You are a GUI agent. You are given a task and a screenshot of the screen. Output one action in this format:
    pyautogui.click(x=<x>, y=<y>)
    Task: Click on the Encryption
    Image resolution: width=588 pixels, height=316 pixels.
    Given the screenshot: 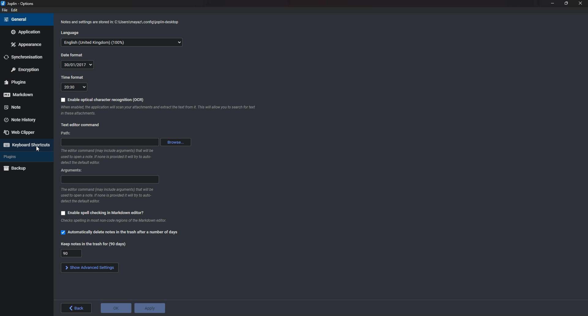 What is the action you would take?
    pyautogui.click(x=27, y=69)
    